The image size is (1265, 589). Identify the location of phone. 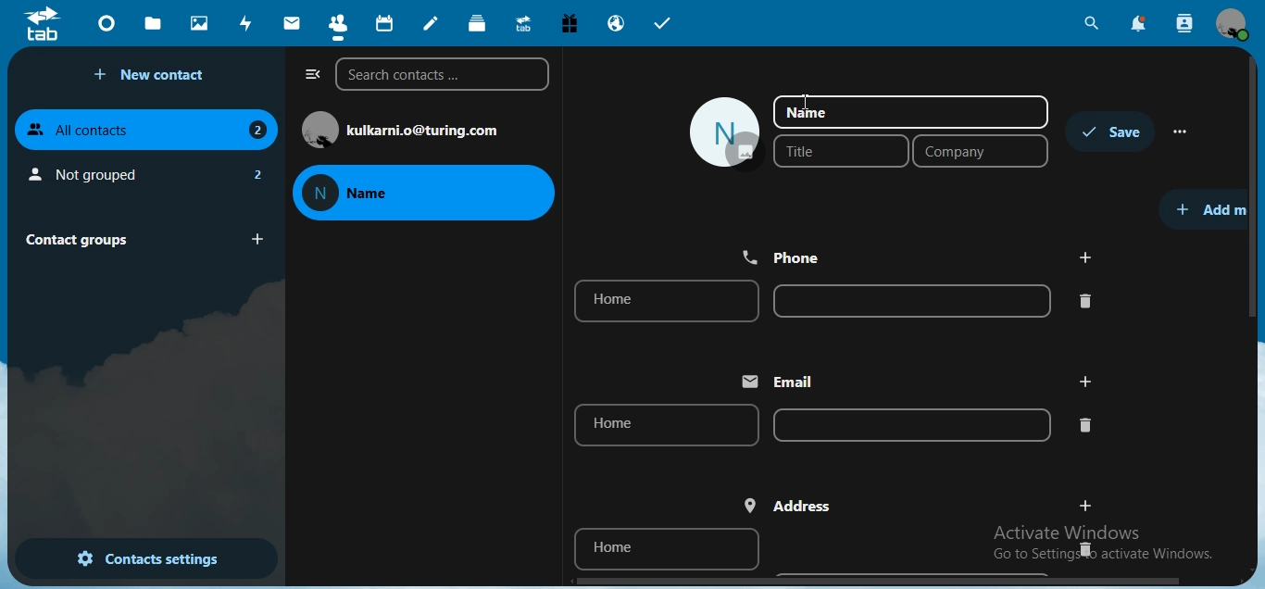
(786, 256).